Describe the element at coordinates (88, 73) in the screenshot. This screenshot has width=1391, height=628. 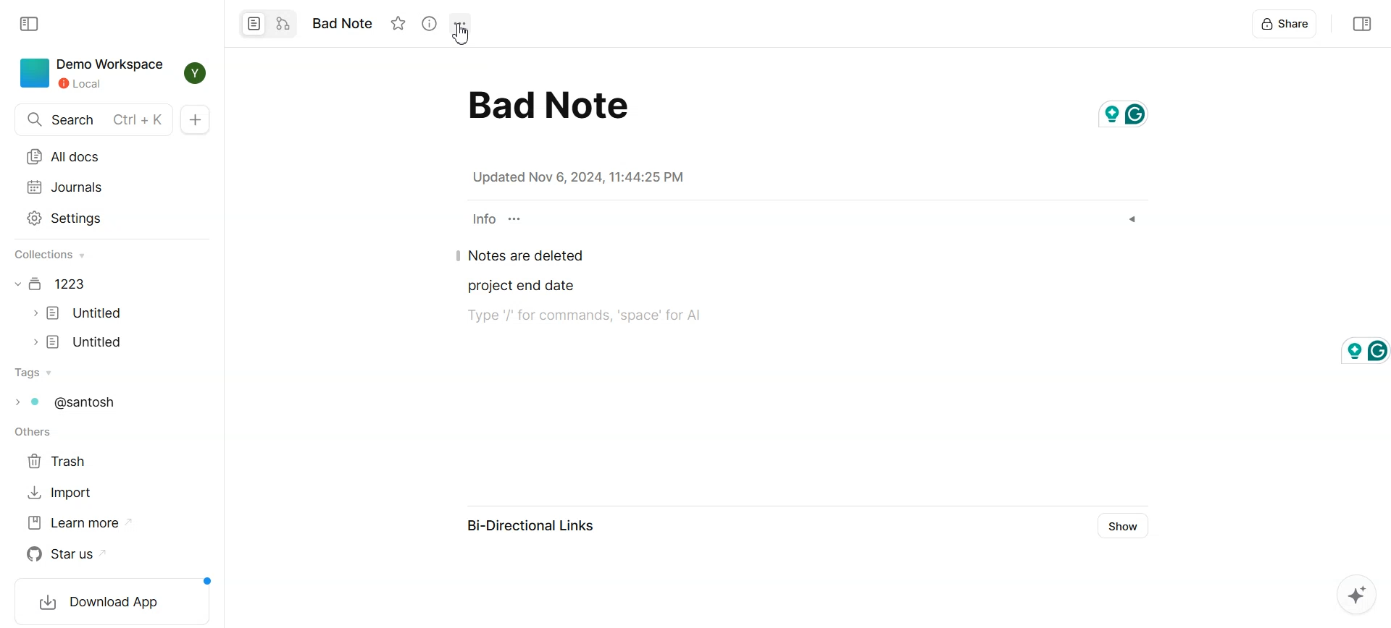
I see `Demo Workspace` at that location.